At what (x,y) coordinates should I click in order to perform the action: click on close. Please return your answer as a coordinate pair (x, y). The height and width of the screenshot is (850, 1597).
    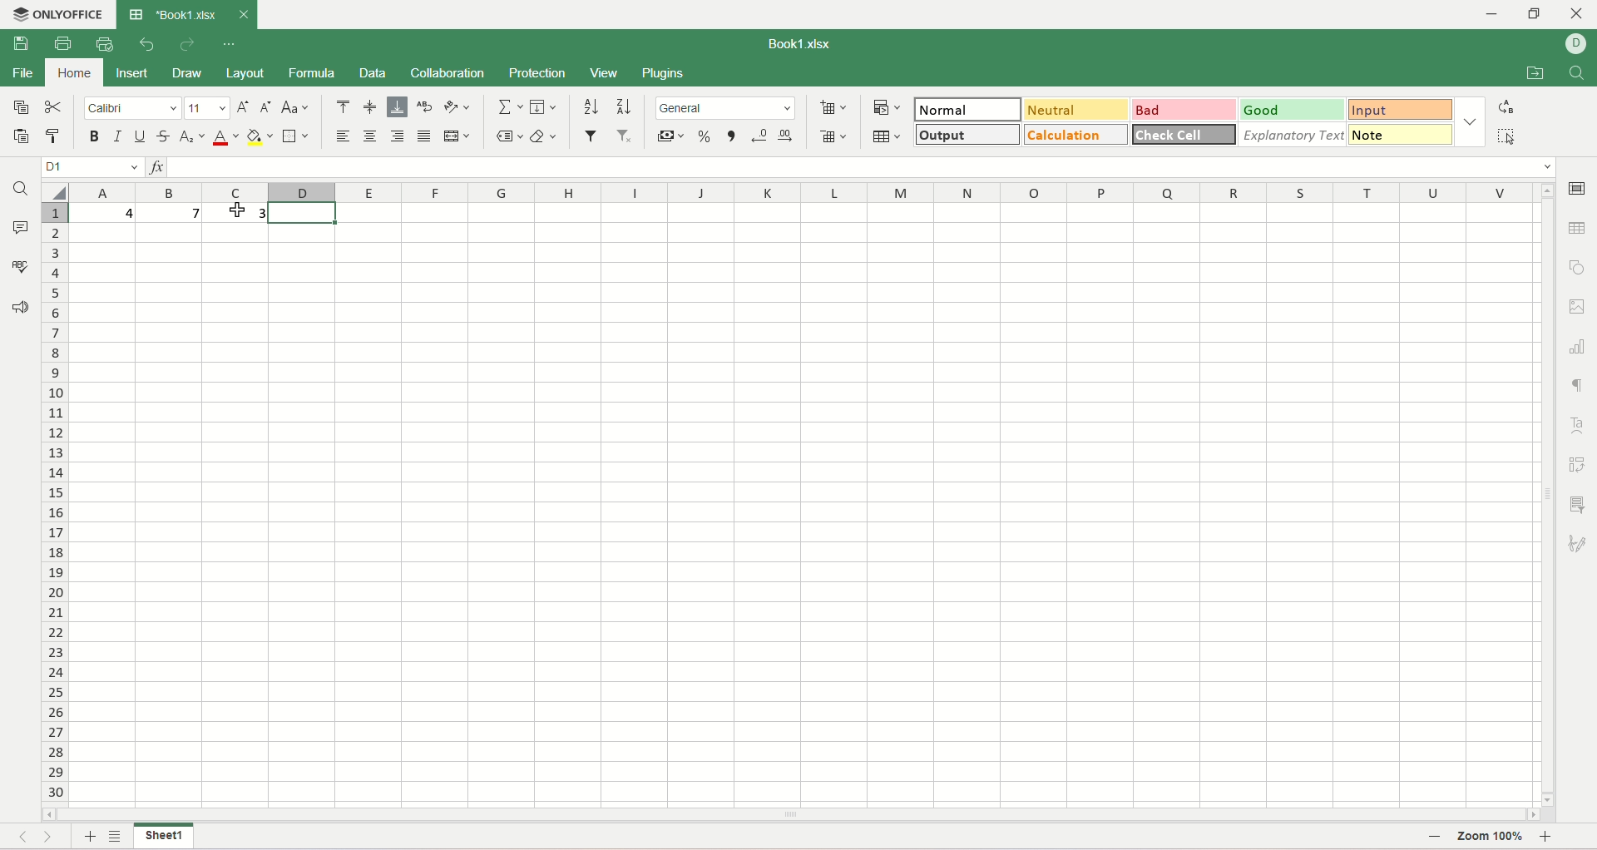
    Looking at the image, I should click on (243, 12).